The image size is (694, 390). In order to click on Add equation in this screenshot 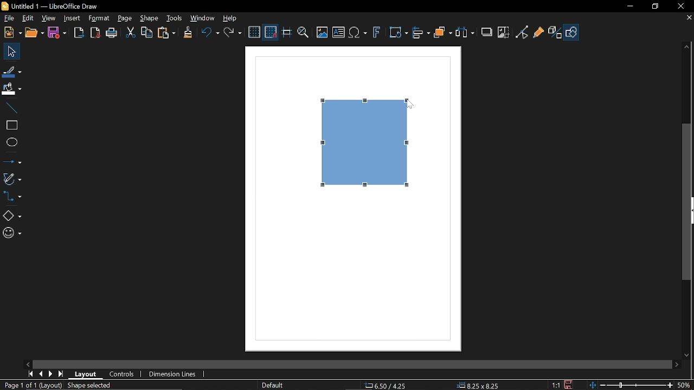, I will do `click(359, 34)`.